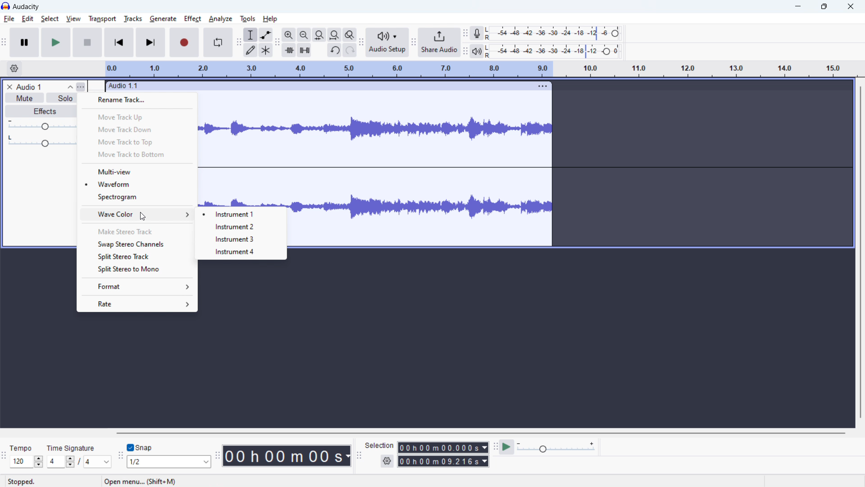 This screenshot has width=865, height=487. Describe the element at coordinates (387, 461) in the screenshot. I see `selection settings` at that location.